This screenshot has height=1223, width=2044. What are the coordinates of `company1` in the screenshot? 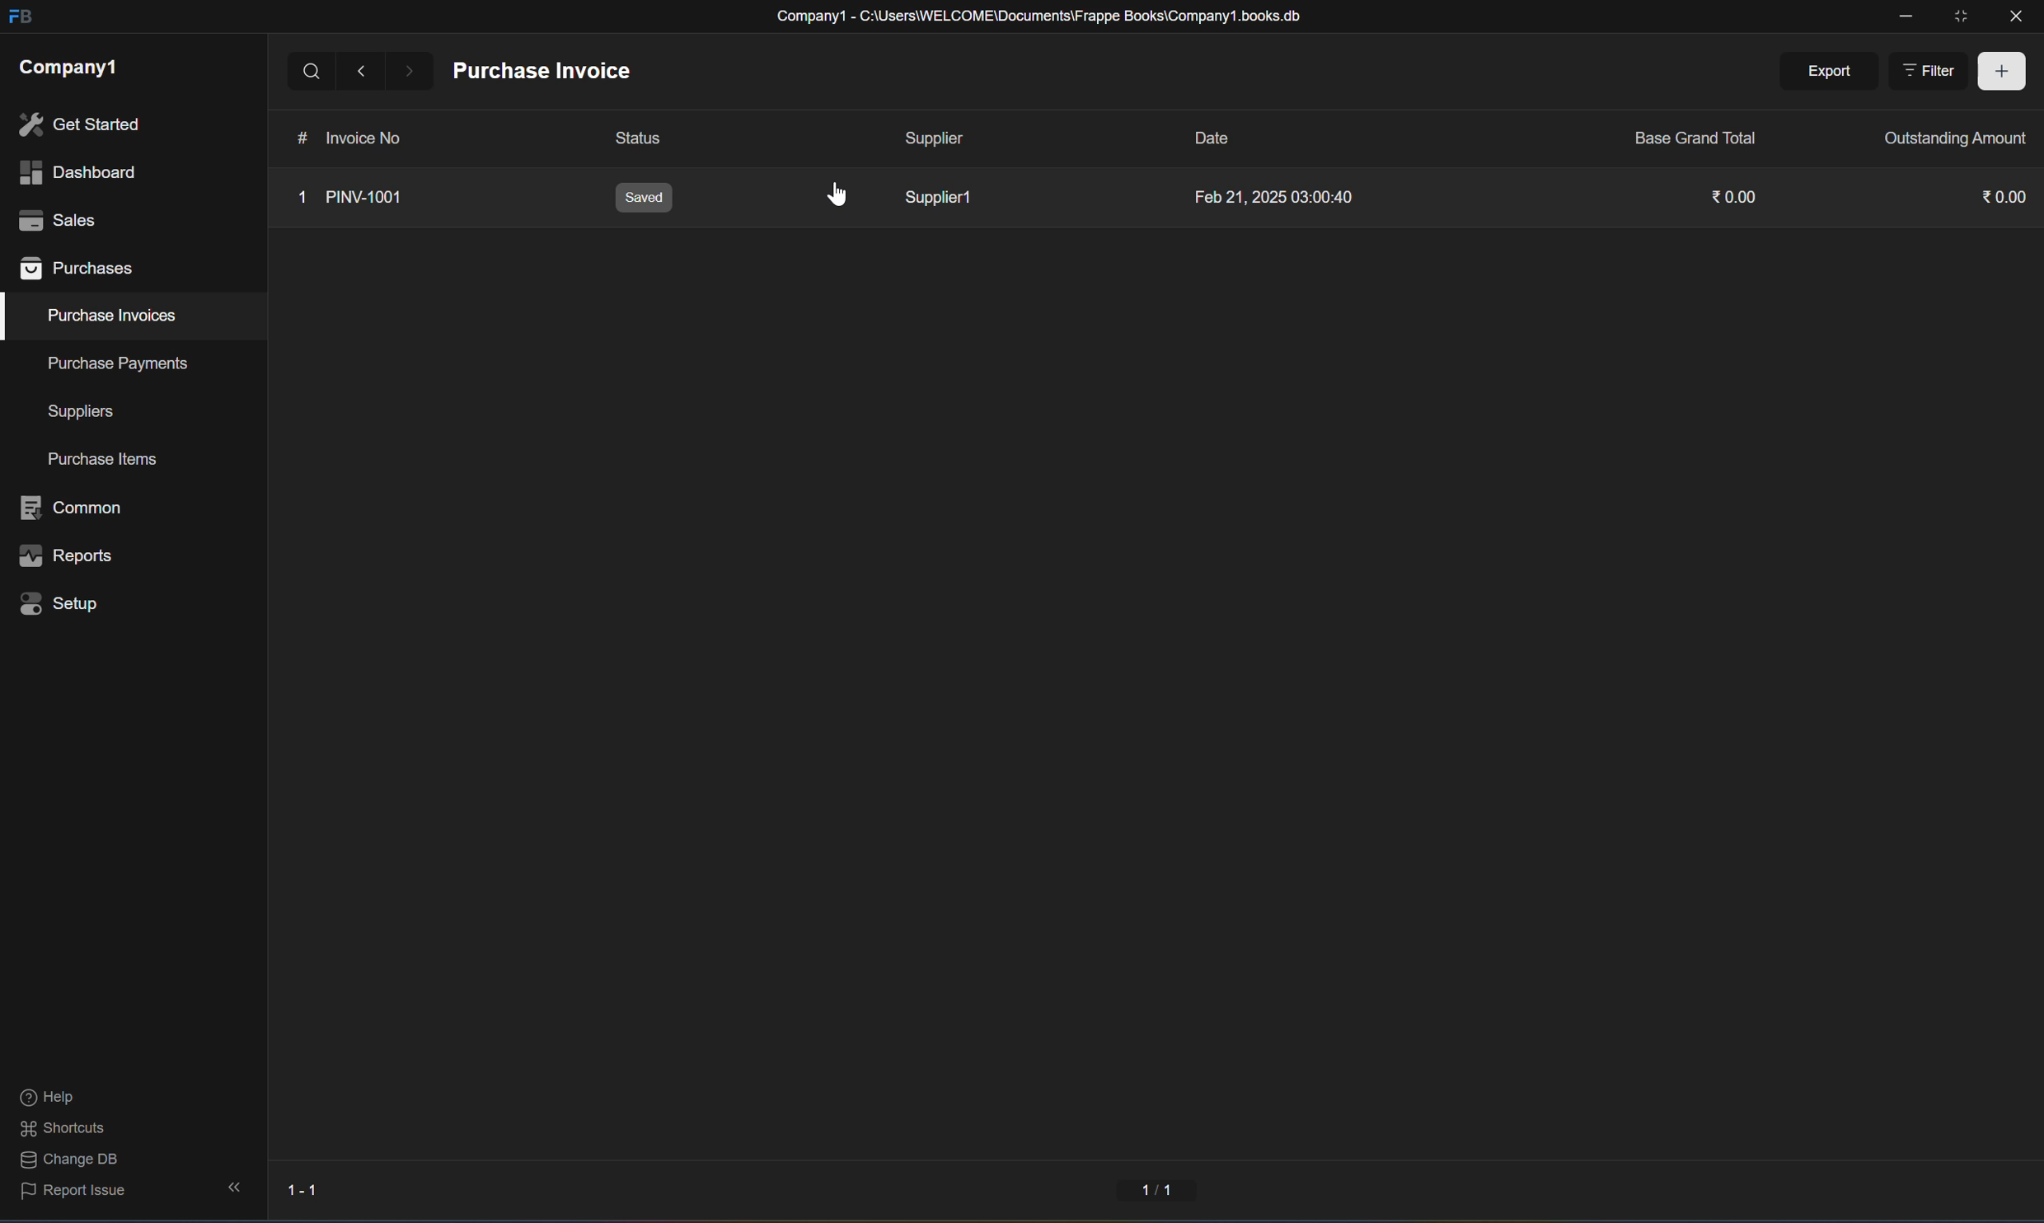 It's located at (68, 66).